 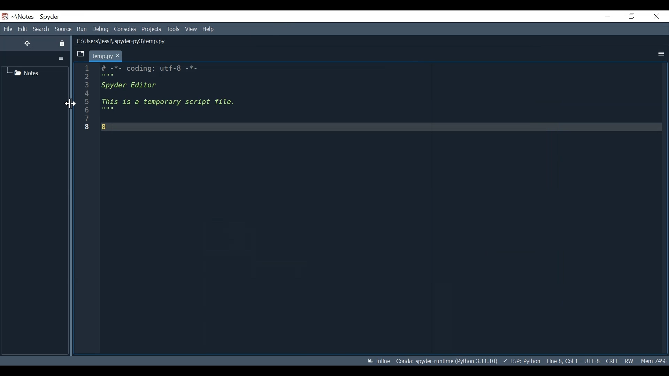 What do you see at coordinates (28, 44) in the screenshot?
I see `Move` at bounding box center [28, 44].